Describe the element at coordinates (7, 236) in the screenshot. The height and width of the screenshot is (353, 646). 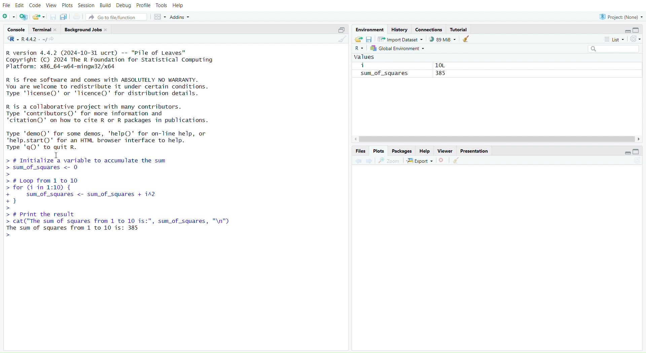
I see `prompt cursor` at that location.